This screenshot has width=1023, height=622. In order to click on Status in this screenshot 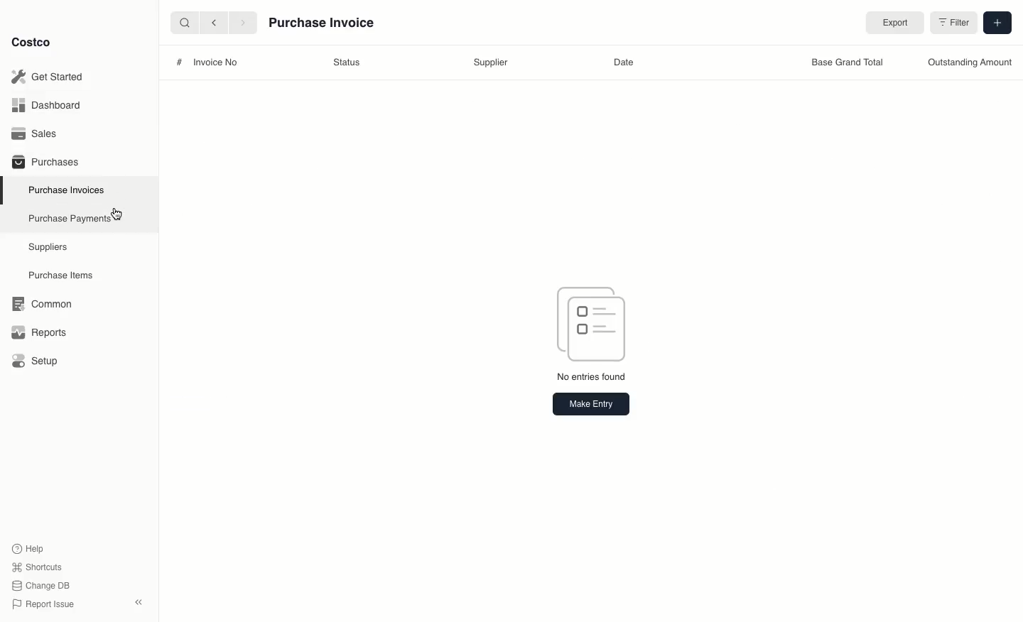, I will do `click(346, 62)`.